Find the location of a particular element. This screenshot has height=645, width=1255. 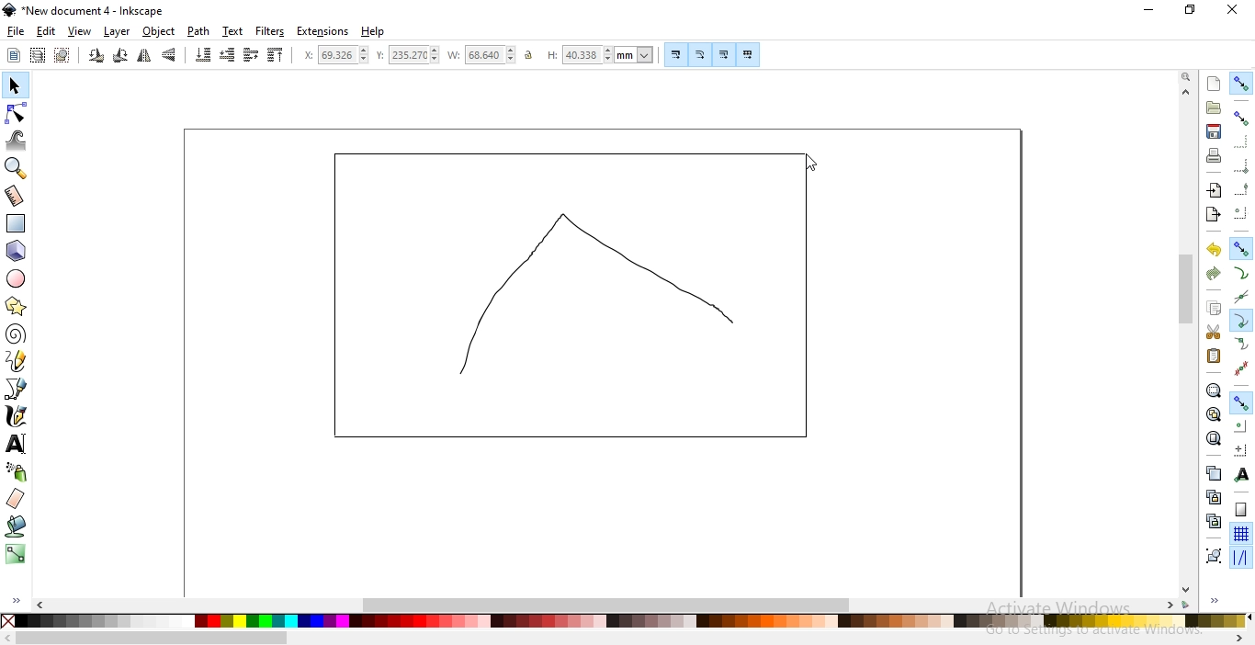

group selected objects is located at coordinates (1214, 555).